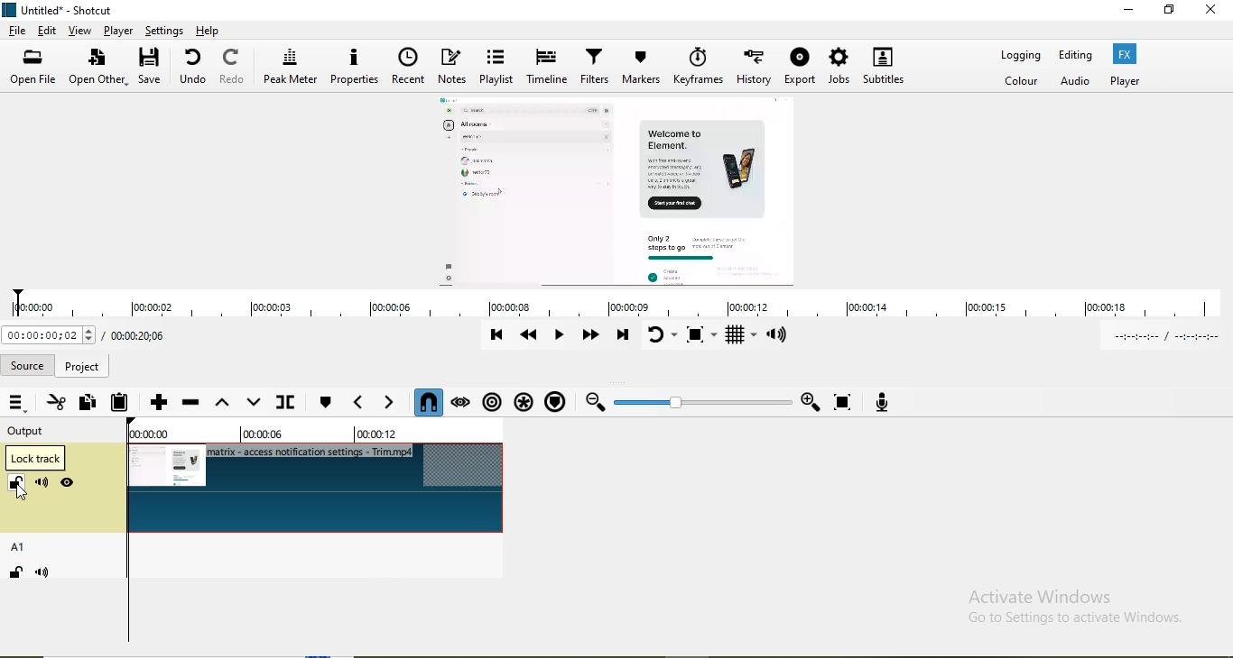 The height and width of the screenshot is (658, 1233). What do you see at coordinates (80, 32) in the screenshot?
I see `View` at bounding box center [80, 32].